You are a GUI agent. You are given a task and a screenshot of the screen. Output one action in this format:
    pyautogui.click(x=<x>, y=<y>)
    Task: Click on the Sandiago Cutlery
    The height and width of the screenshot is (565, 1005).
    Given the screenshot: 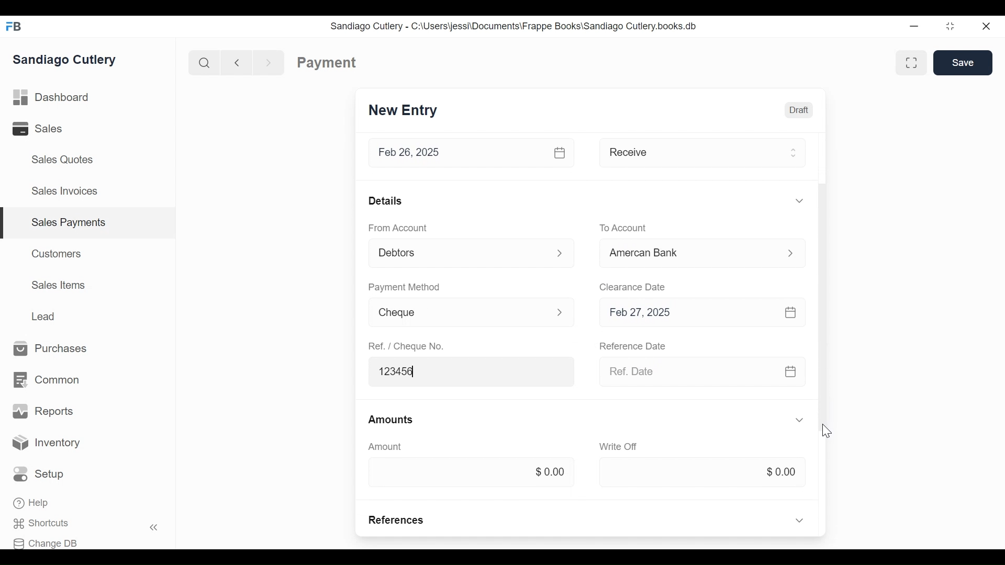 What is the action you would take?
    pyautogui.click(x=66, y=59)
    